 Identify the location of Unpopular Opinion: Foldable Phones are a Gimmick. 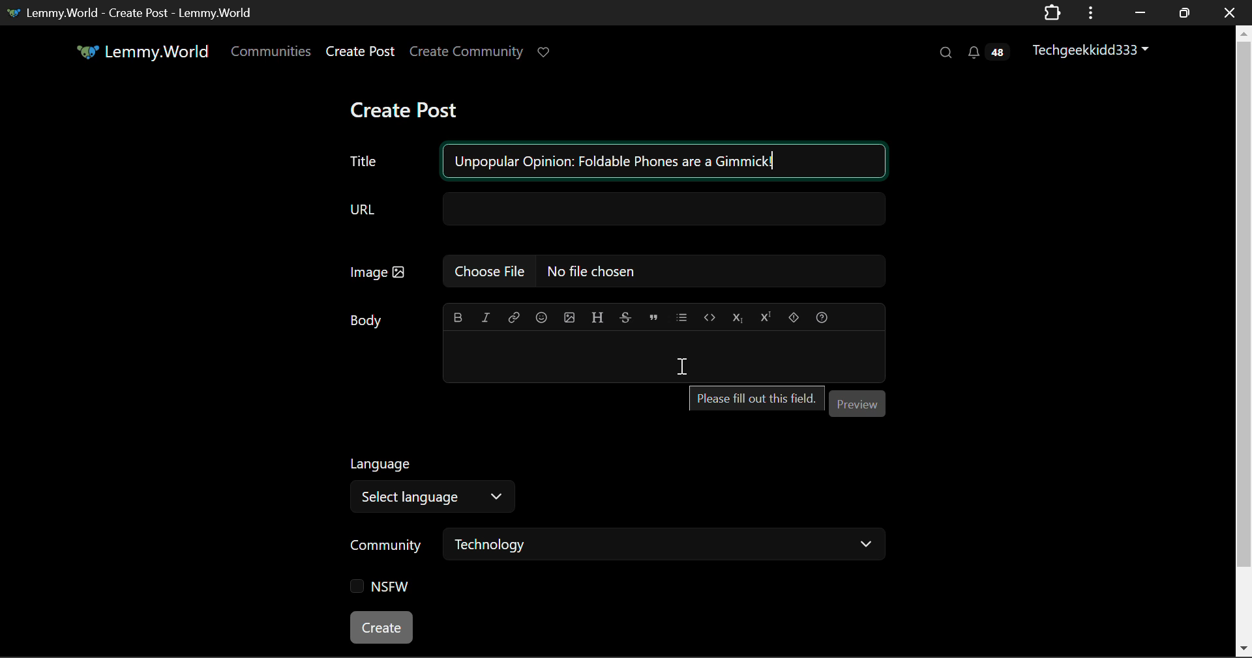
(616, 162).